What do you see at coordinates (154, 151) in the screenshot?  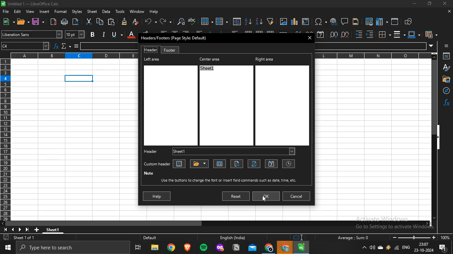 I see `header` at bounding box center [154, 151].